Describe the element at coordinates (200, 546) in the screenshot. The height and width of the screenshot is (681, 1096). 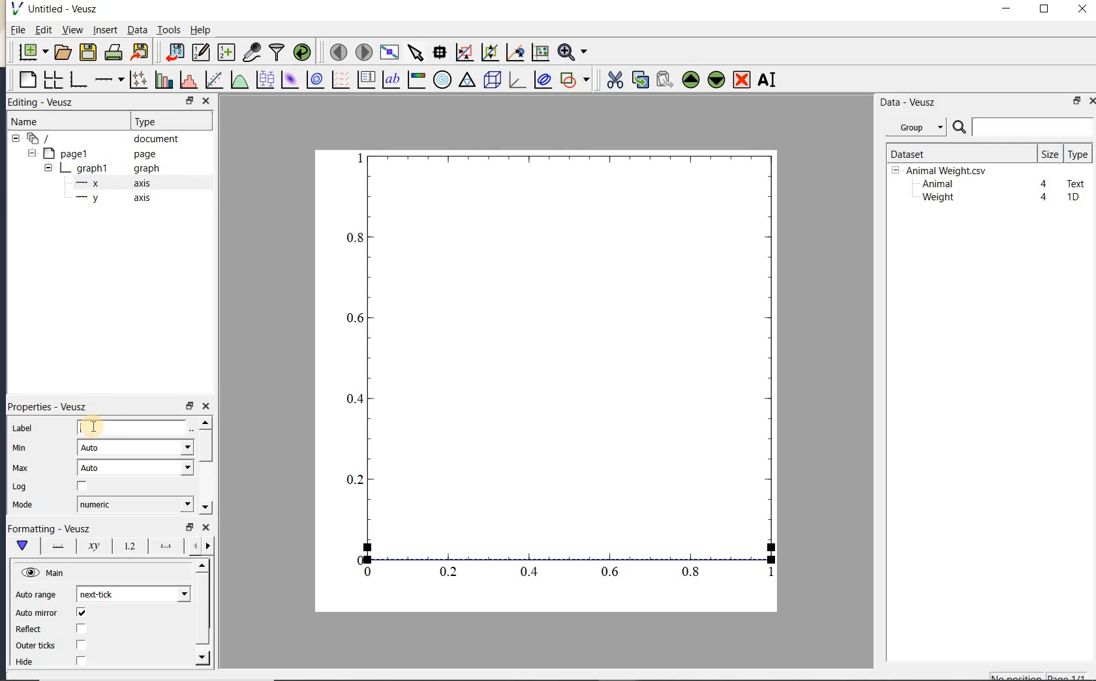
I see `minor ticks` at that location.